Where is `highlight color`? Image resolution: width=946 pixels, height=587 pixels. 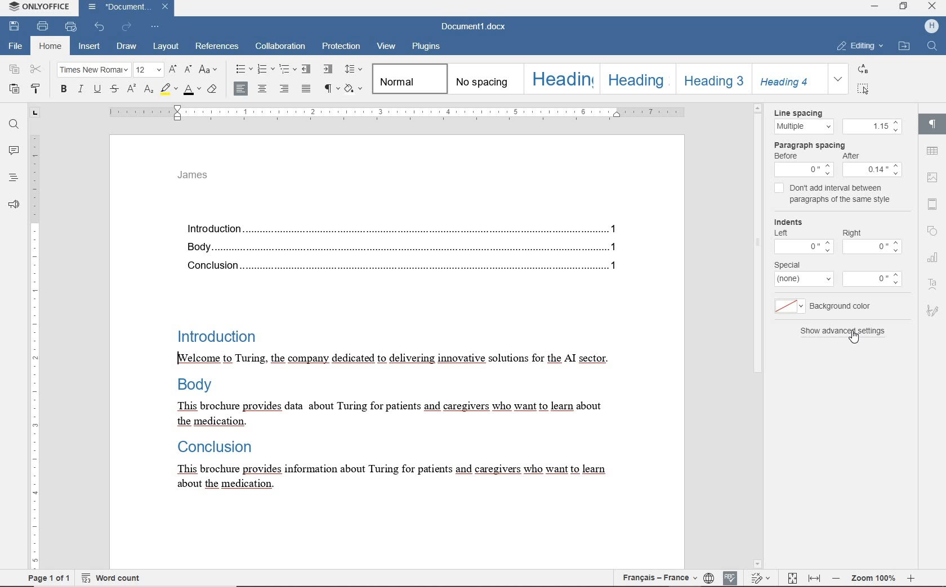
highlight color is located at coordinates (169, 90).